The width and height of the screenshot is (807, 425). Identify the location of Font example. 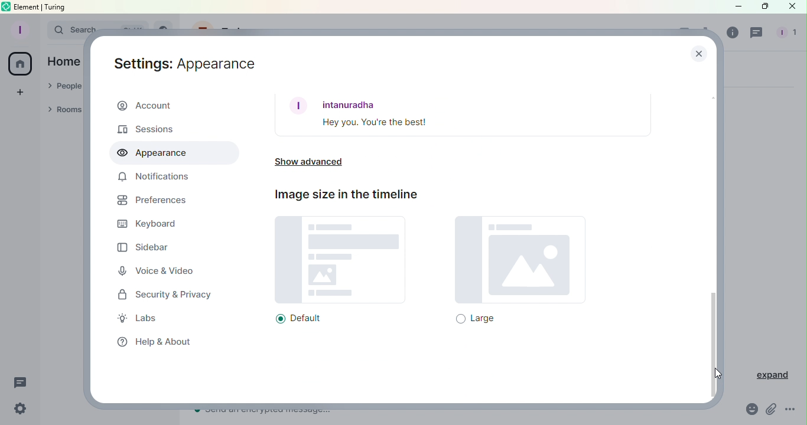
(464, 115).